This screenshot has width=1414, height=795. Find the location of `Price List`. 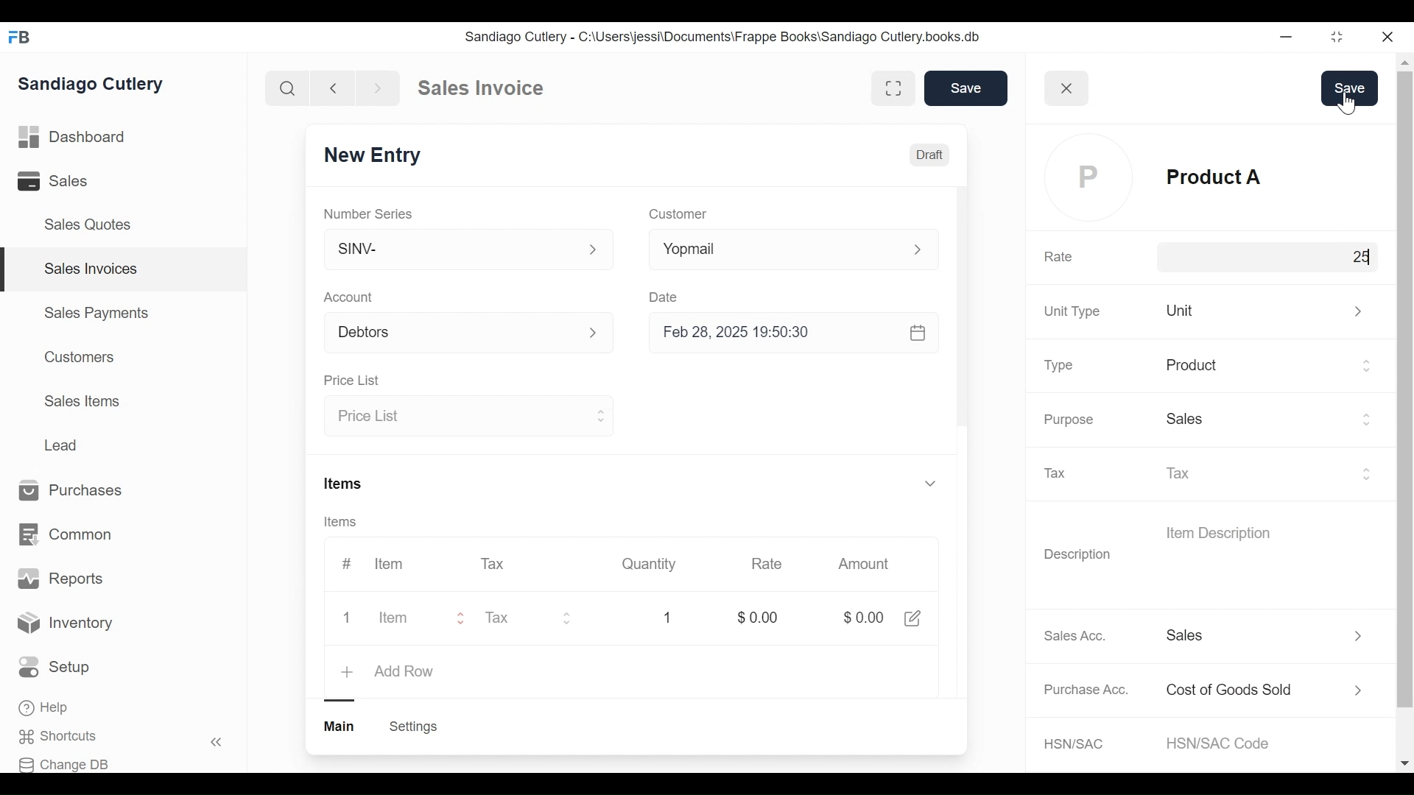

Price List is located at coordinates (470, 417).